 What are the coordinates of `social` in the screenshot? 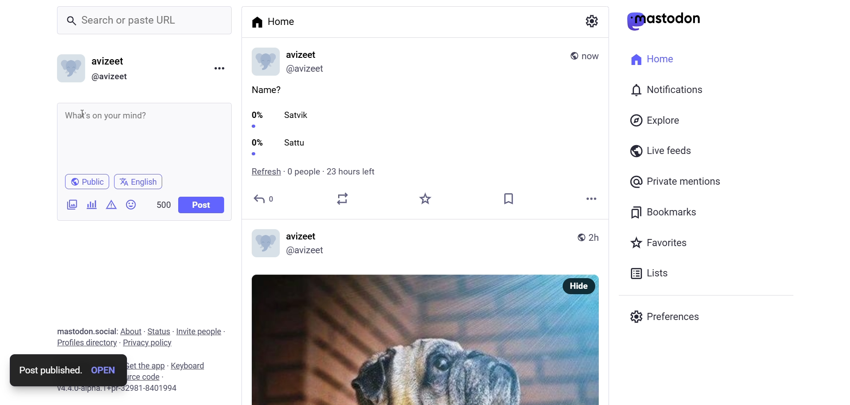 It's located at (104, 331).